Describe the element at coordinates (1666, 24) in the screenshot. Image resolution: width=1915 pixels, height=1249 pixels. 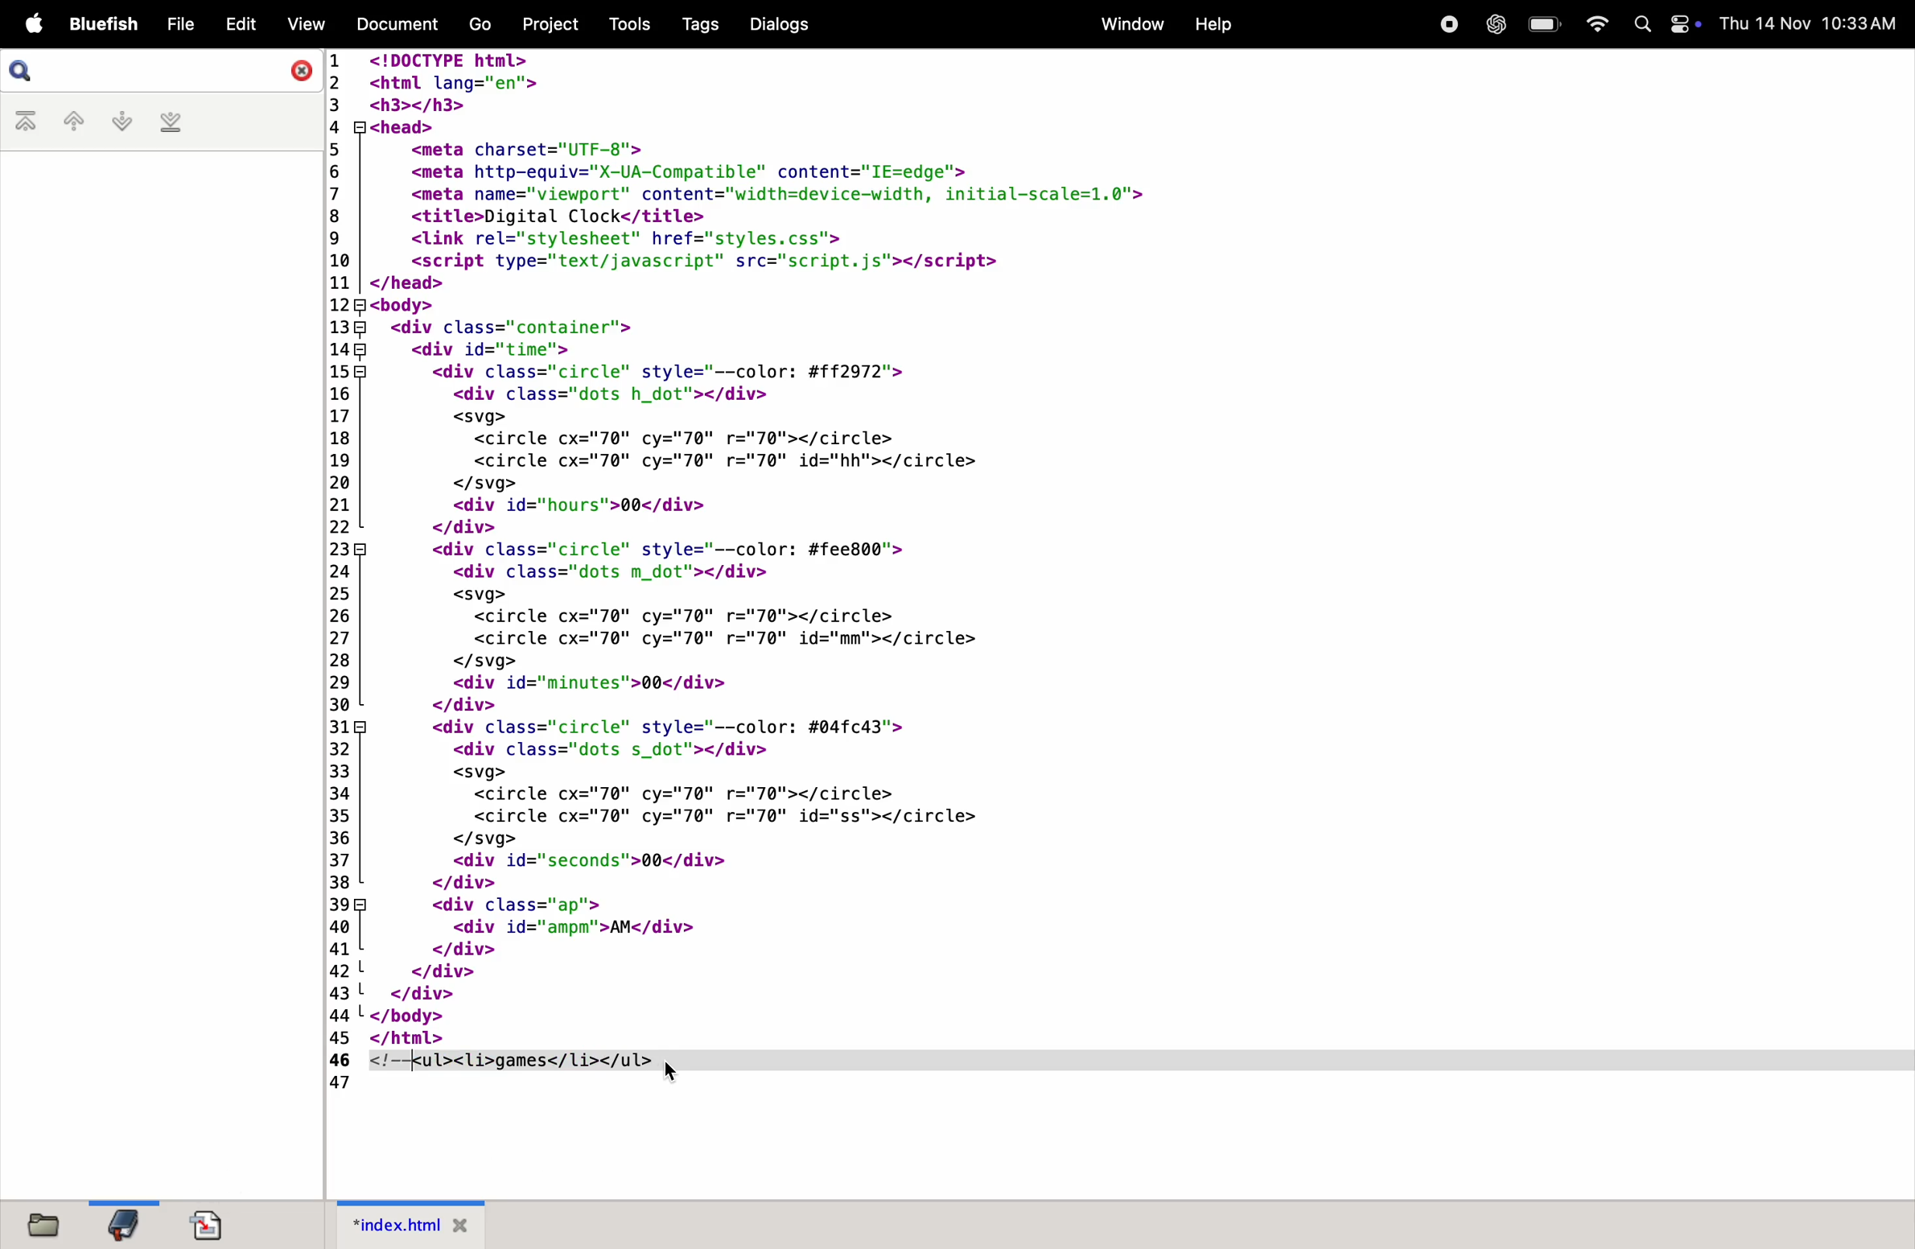
I see `apple widgets` at that location.